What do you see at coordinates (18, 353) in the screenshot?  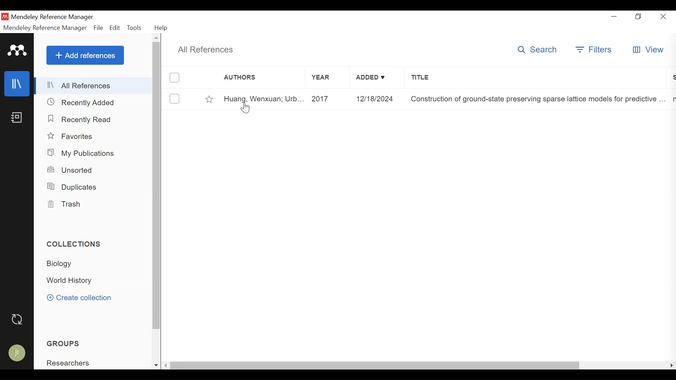 I see `Avatar` at bounding box center [18, 353].